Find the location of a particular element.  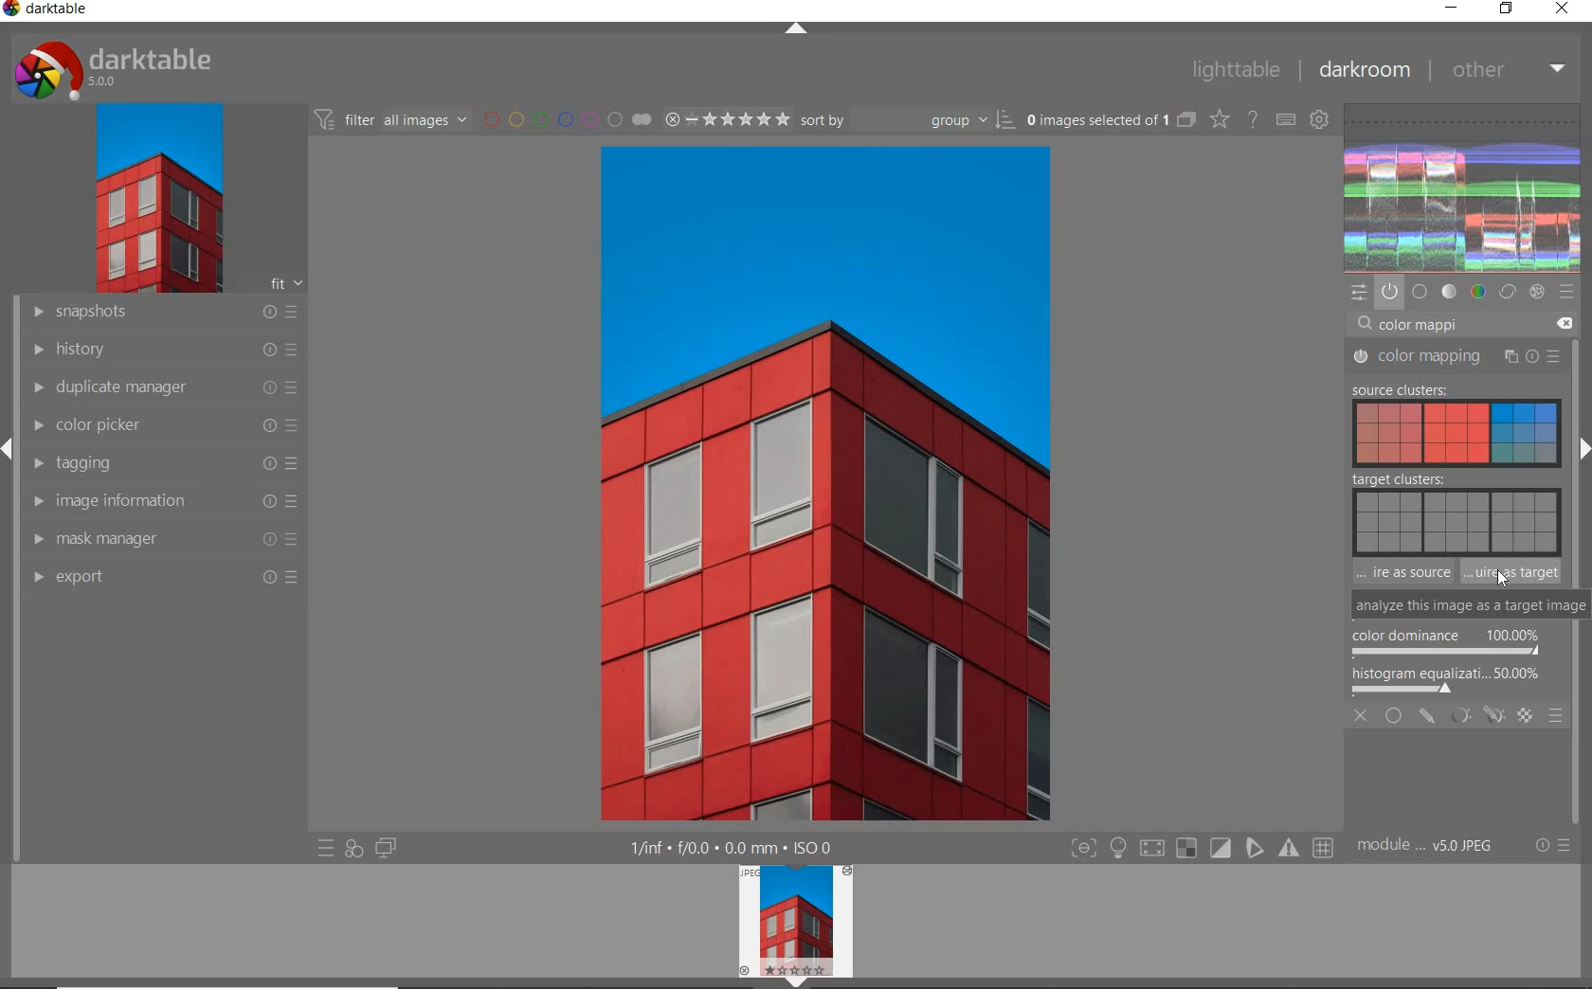

show only active module is located at coordinates (1390, 293).